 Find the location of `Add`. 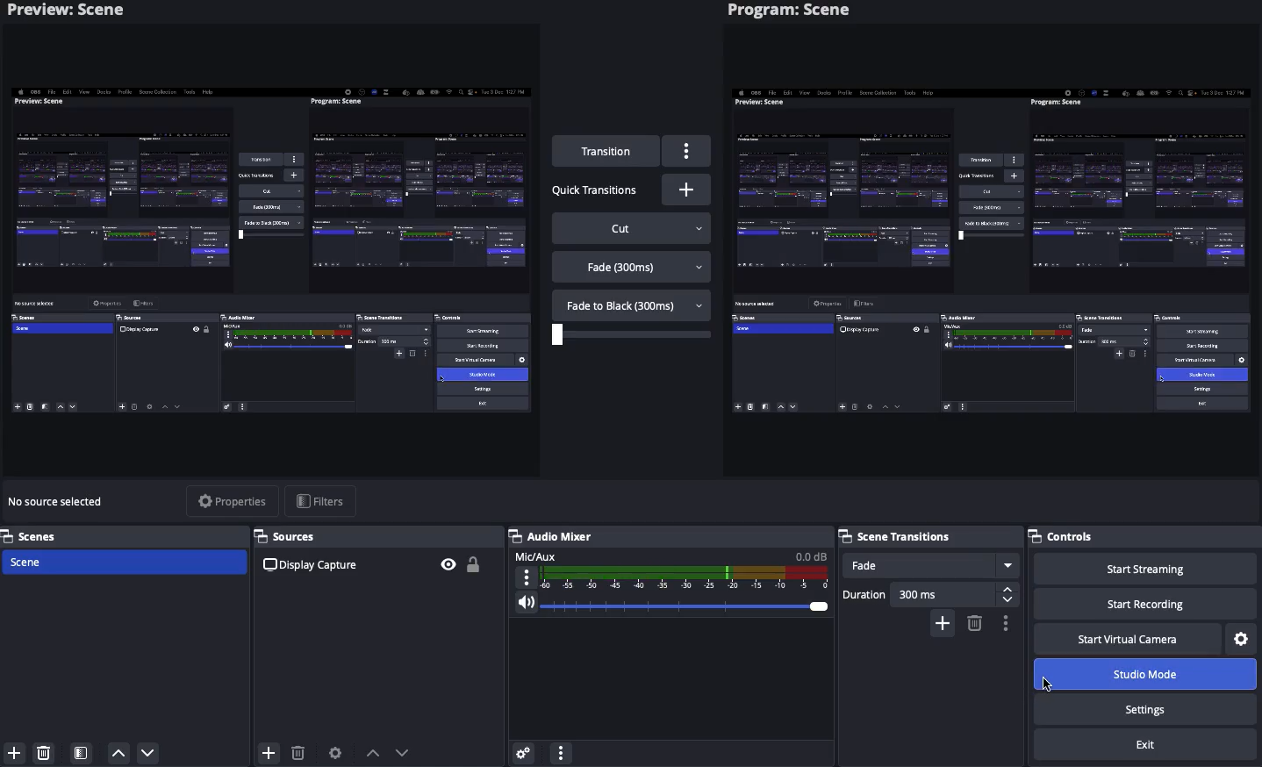

Add is located at coordinates (689, 190).